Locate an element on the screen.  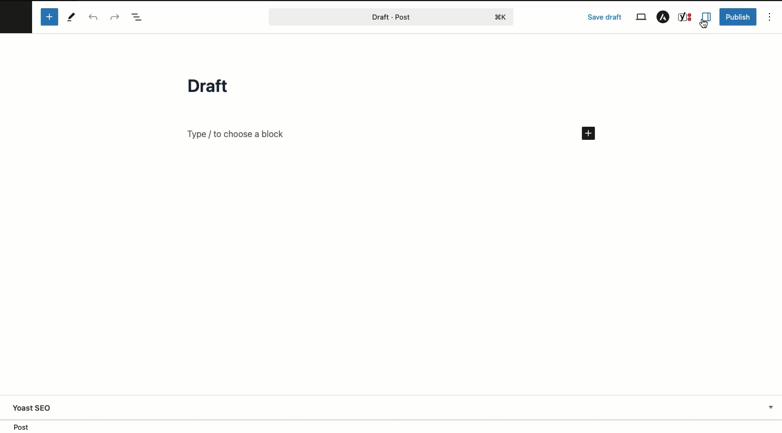
Yoast is located at coordinates (685, 16).